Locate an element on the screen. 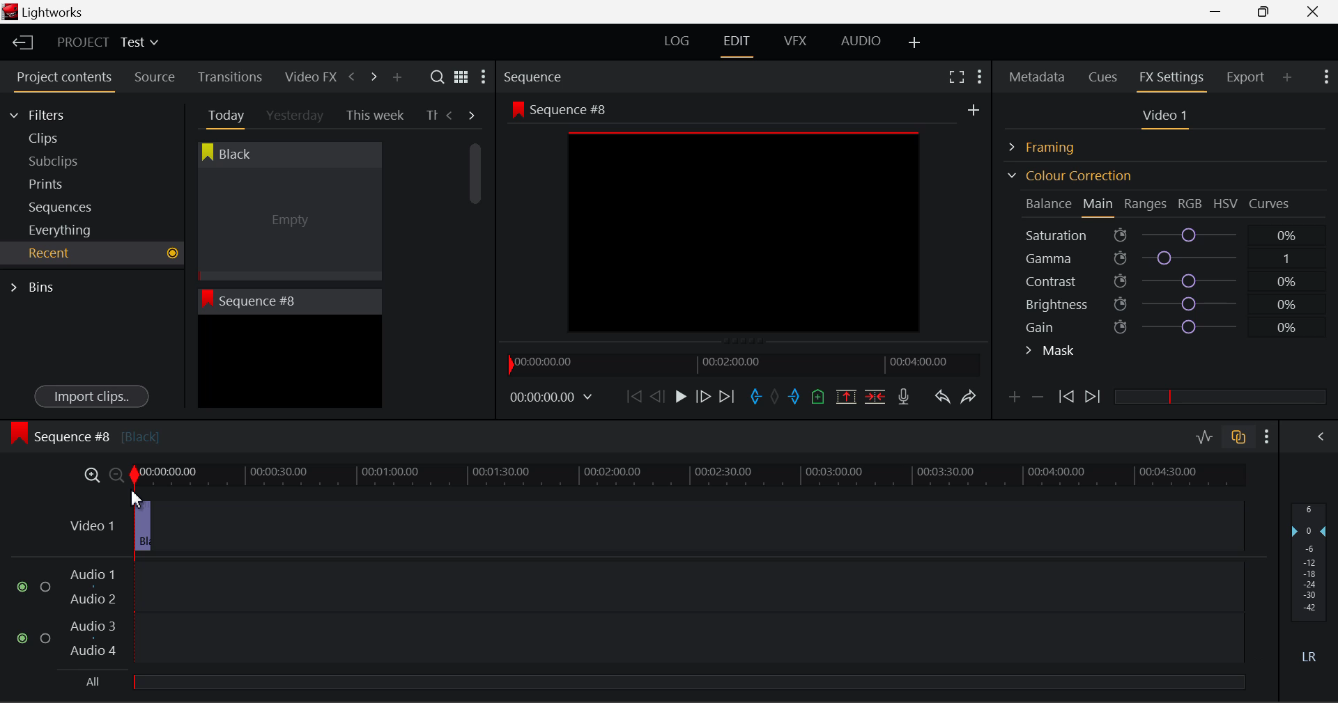 Image resolution: width=1338 pixels, height=703 pixels. Prints is located at coordinates (66, 181).